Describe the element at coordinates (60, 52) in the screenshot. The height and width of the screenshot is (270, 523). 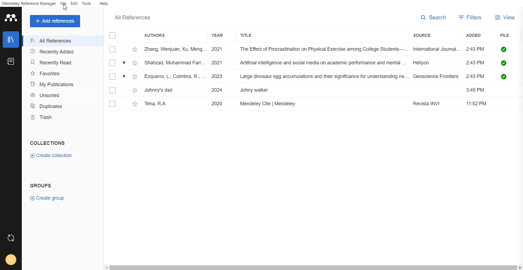
I see `Recently Added` at that location.